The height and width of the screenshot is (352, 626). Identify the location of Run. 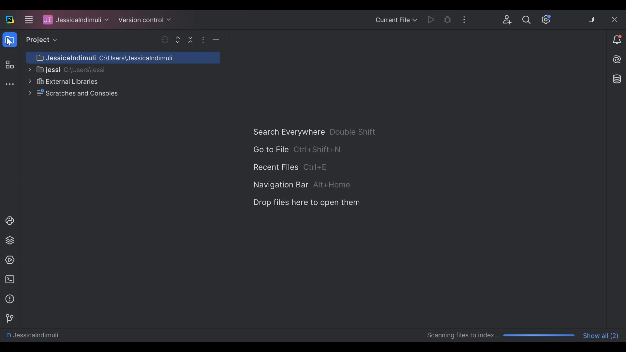
(432, 20).